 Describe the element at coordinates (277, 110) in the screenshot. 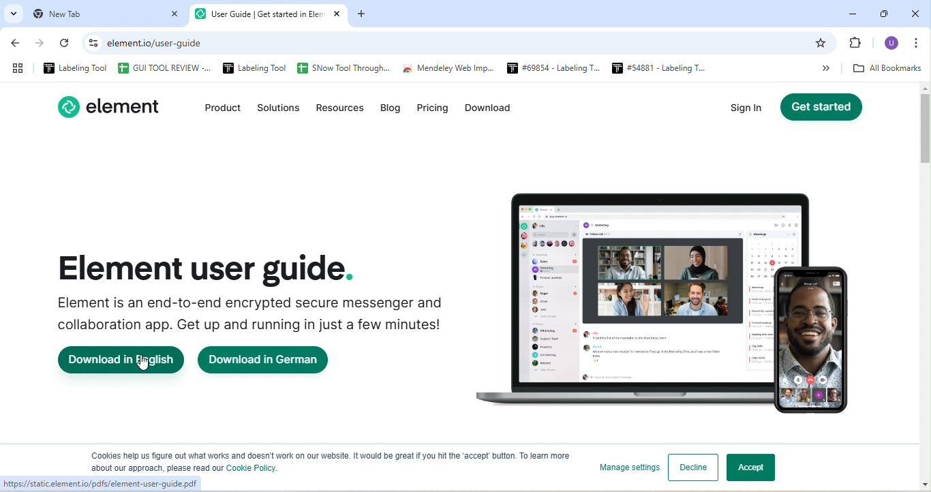

I see `solution` at that location.